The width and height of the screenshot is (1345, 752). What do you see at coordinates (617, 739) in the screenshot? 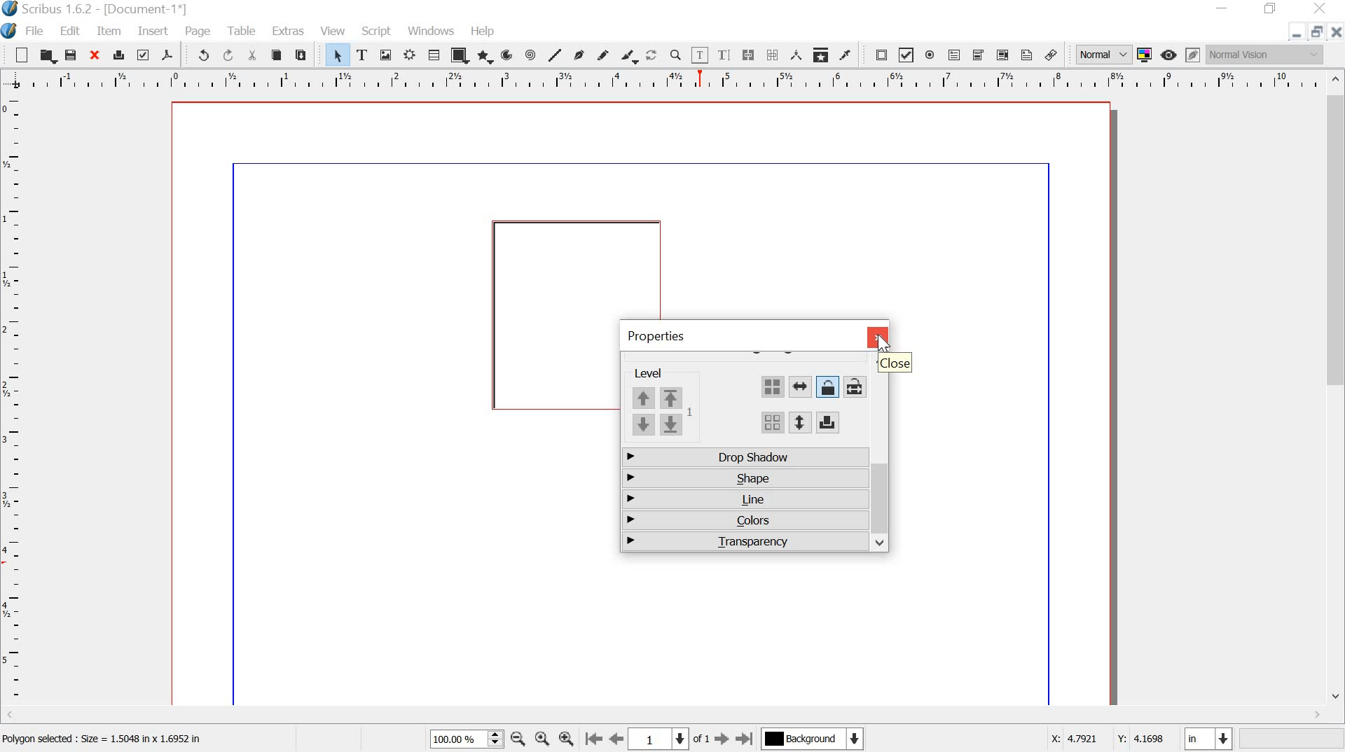
I see `go to previous page` at bounding box center [617, 739].